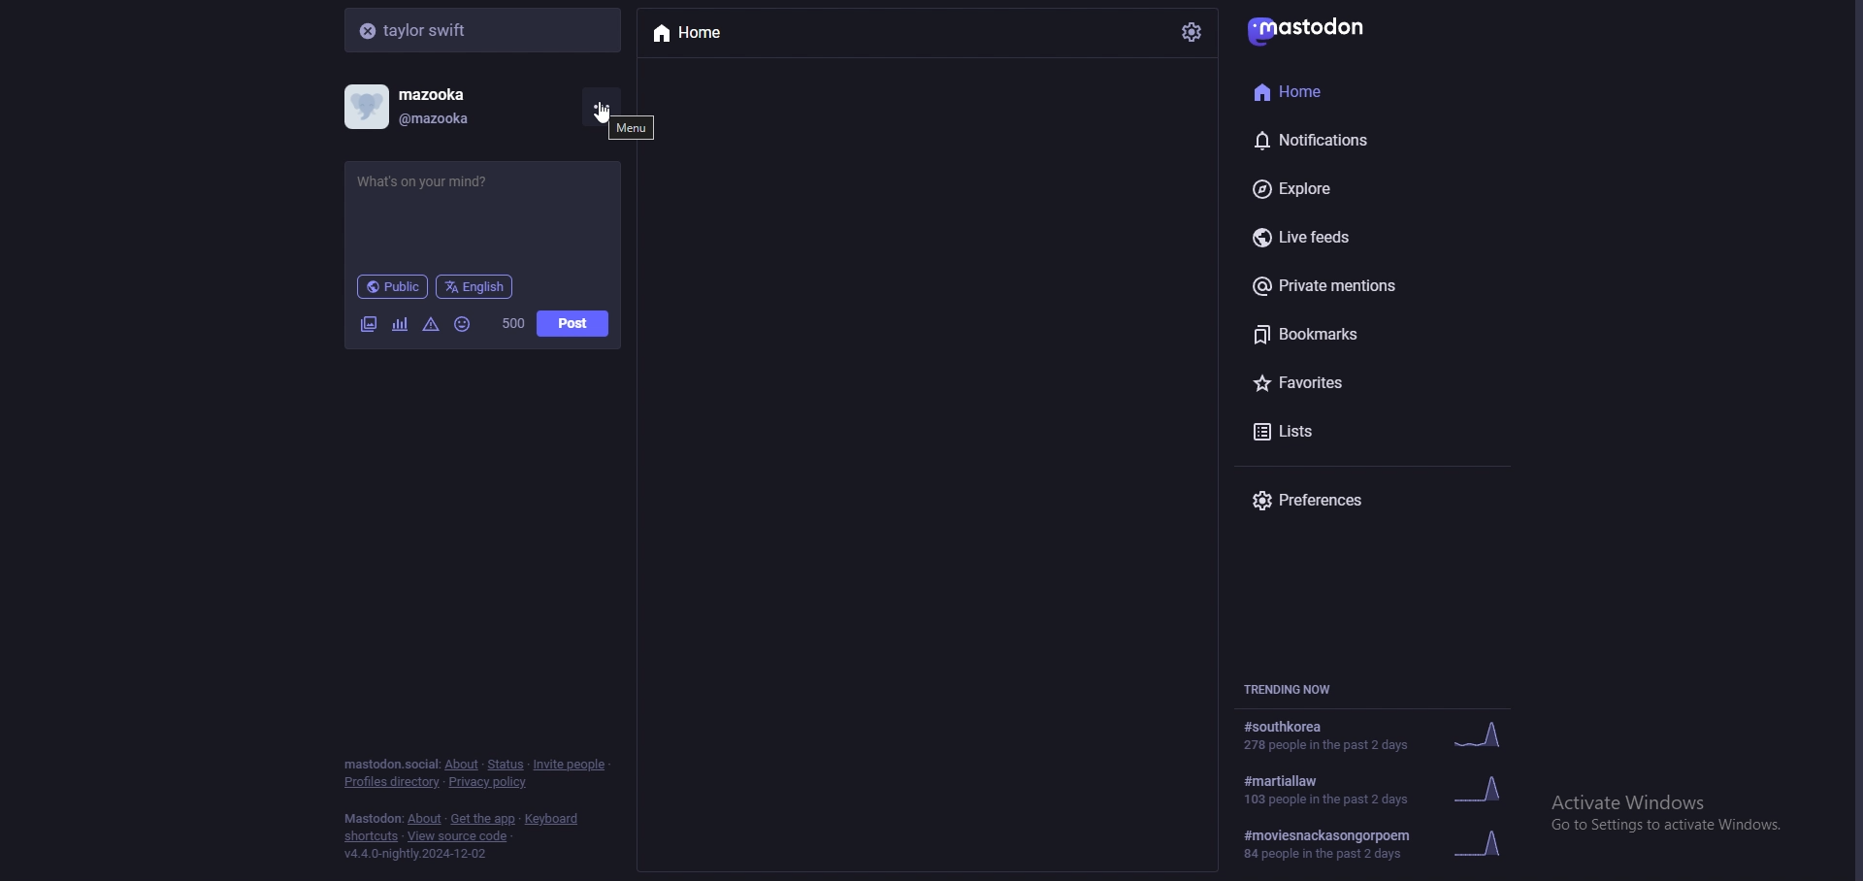  I want to click on emojis, so click(463, 324).